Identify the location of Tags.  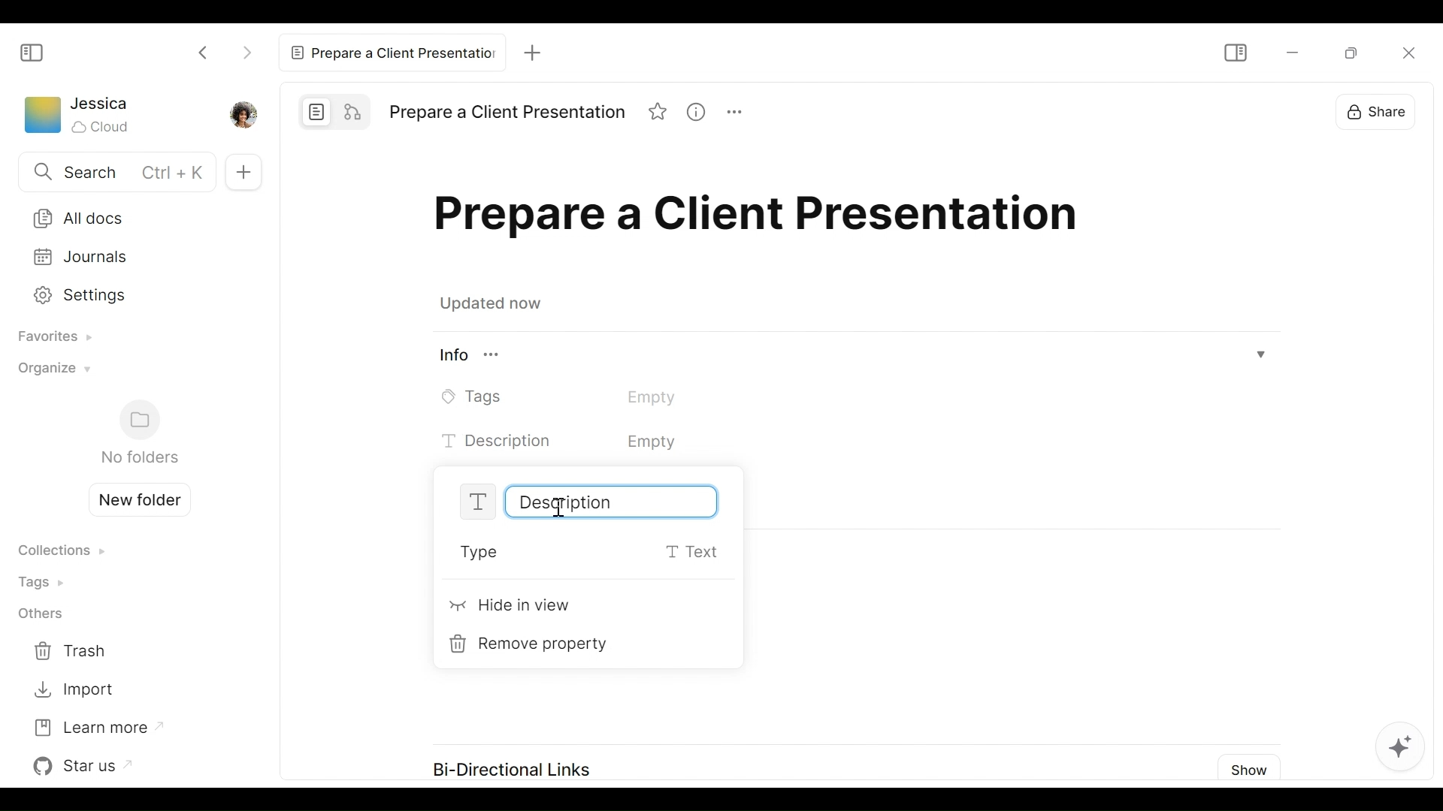
(46, 581).